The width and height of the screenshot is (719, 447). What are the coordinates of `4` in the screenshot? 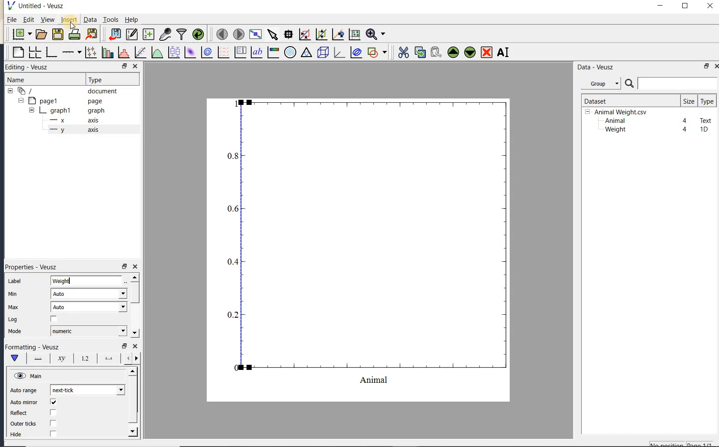 It's located at (685, 121).